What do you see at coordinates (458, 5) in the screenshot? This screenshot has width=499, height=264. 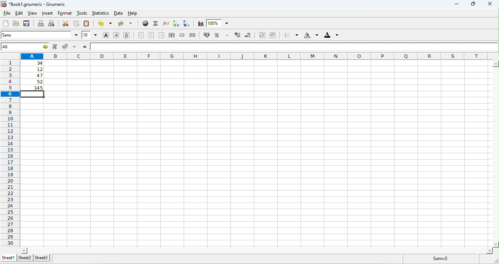 I see `minimize` at bounding box center [458, 5].